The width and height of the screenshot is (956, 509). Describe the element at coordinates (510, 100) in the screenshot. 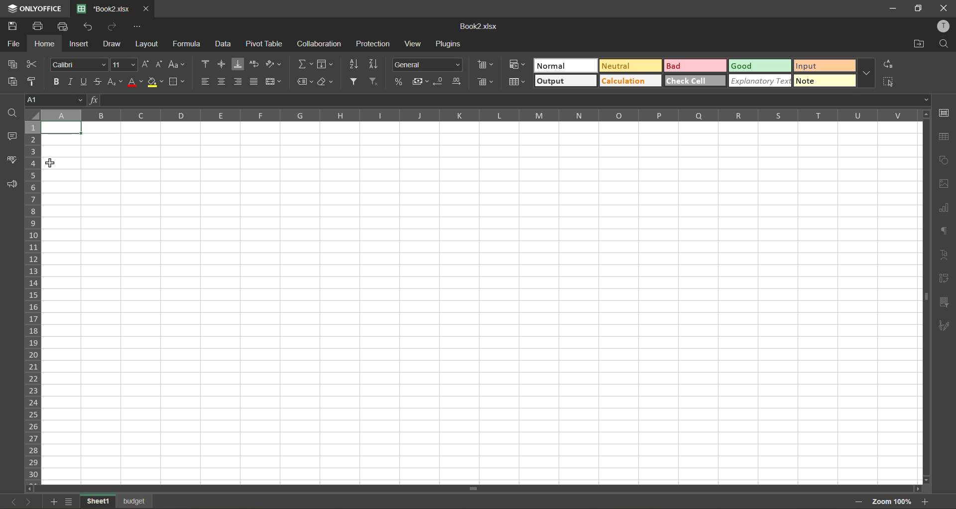

I see `formula bar` at that location.